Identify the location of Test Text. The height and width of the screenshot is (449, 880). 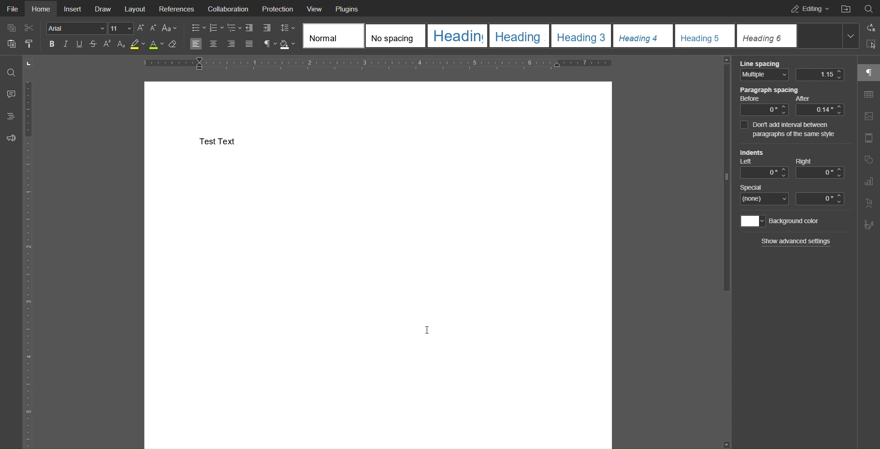
(214, 141).